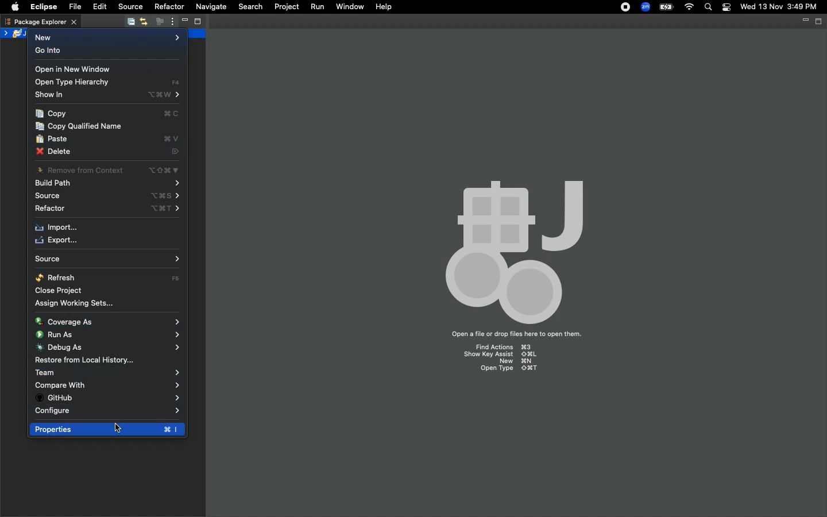  What do you see at coordinates (49, 50) in the screenshot?
I see `Go info` at bounding box center [49, 50].